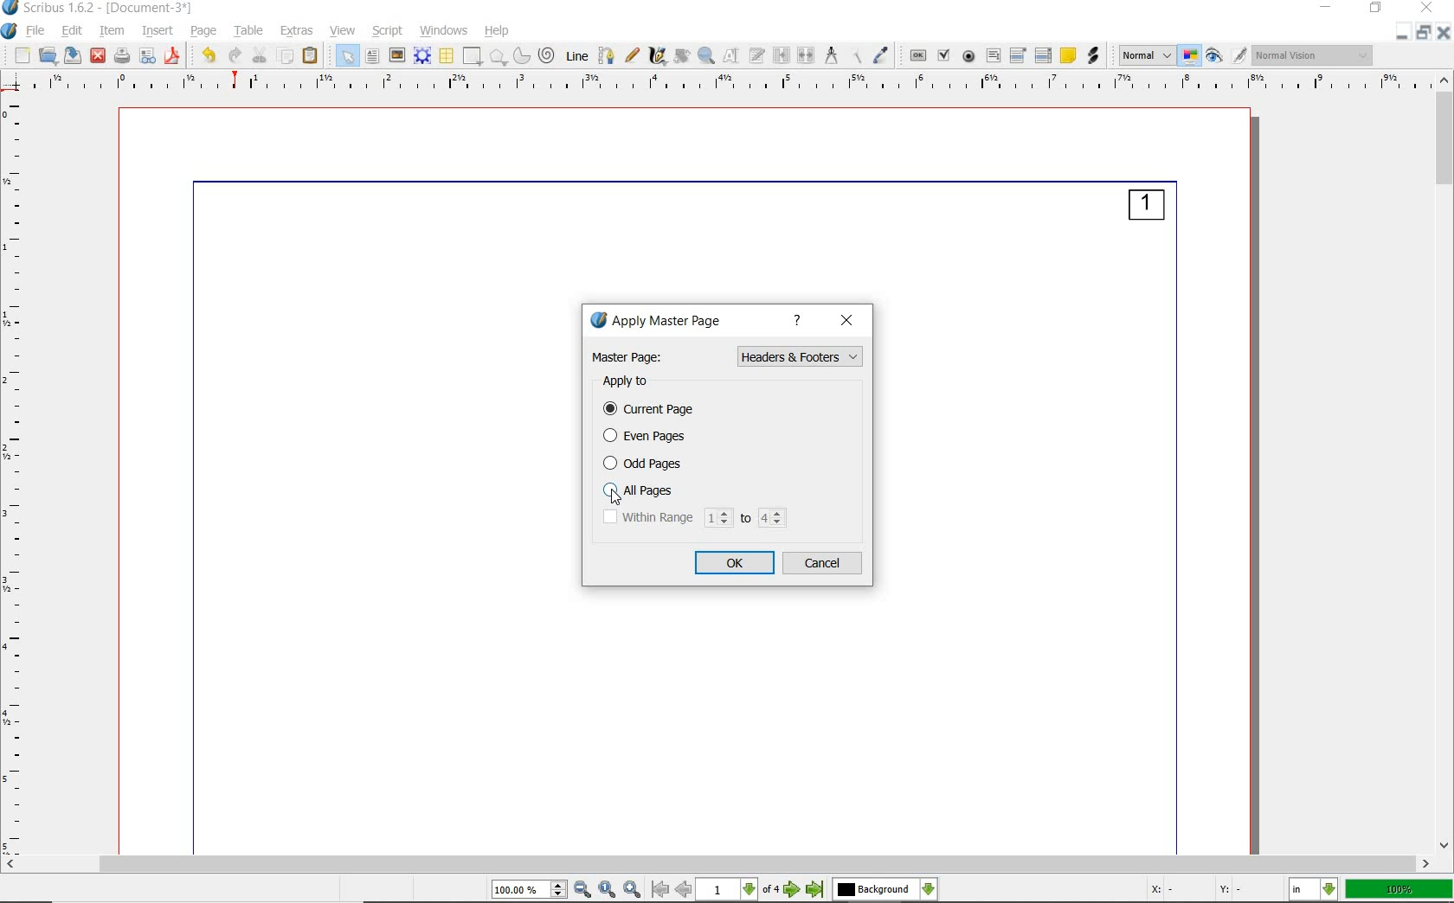 The height and width of the screenshot is (903, 1454). Describe the element at coordinates (158, 32) in the screenshot. I see `insert` at that location.